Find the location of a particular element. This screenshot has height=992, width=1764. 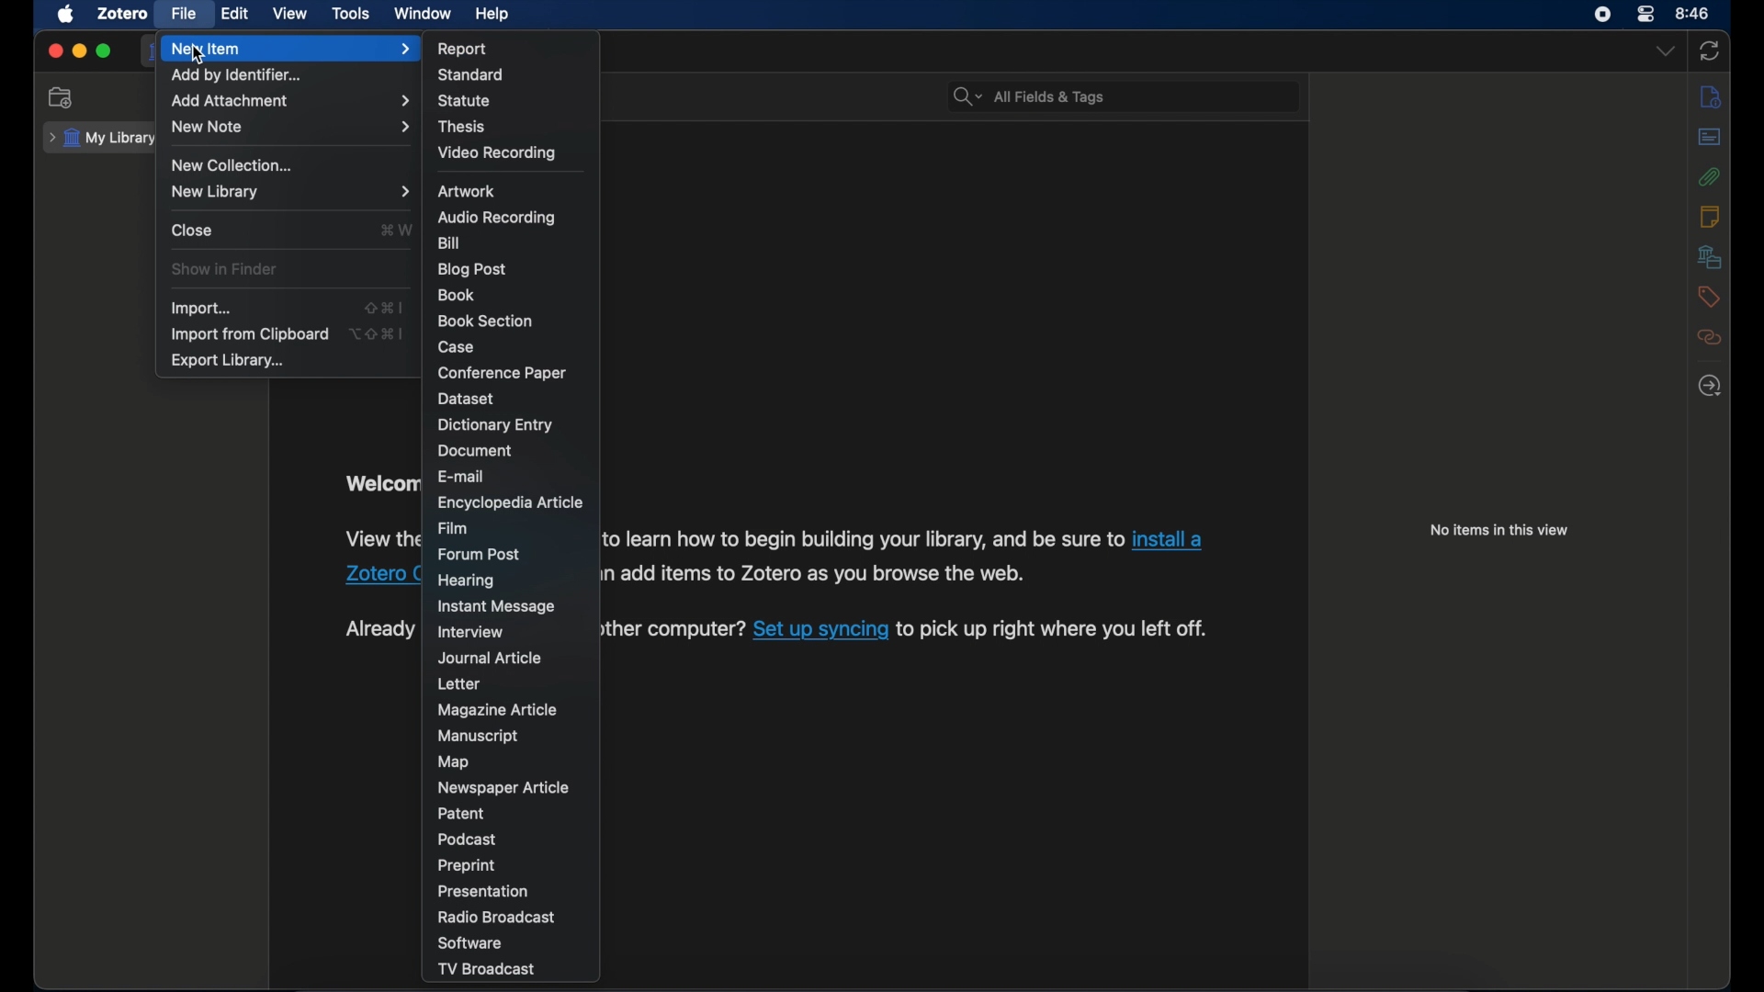

search bar input is located at coordinates (1145, 96).